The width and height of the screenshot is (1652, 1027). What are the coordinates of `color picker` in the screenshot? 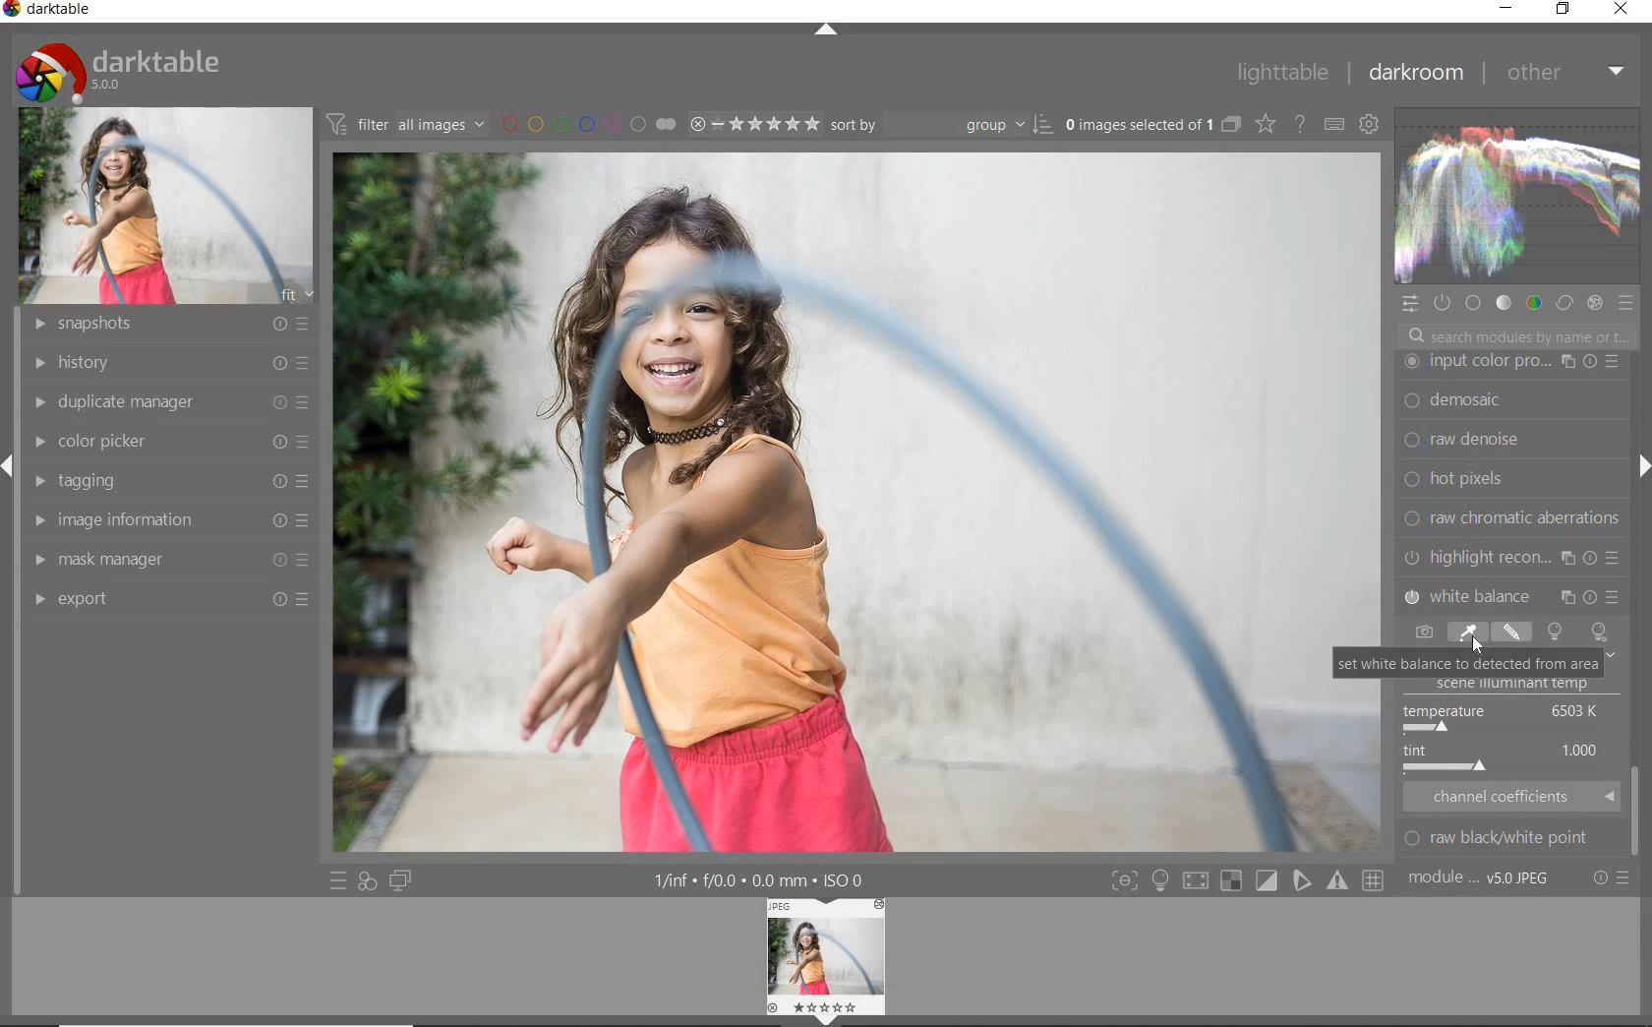 It's located at (176, 438).